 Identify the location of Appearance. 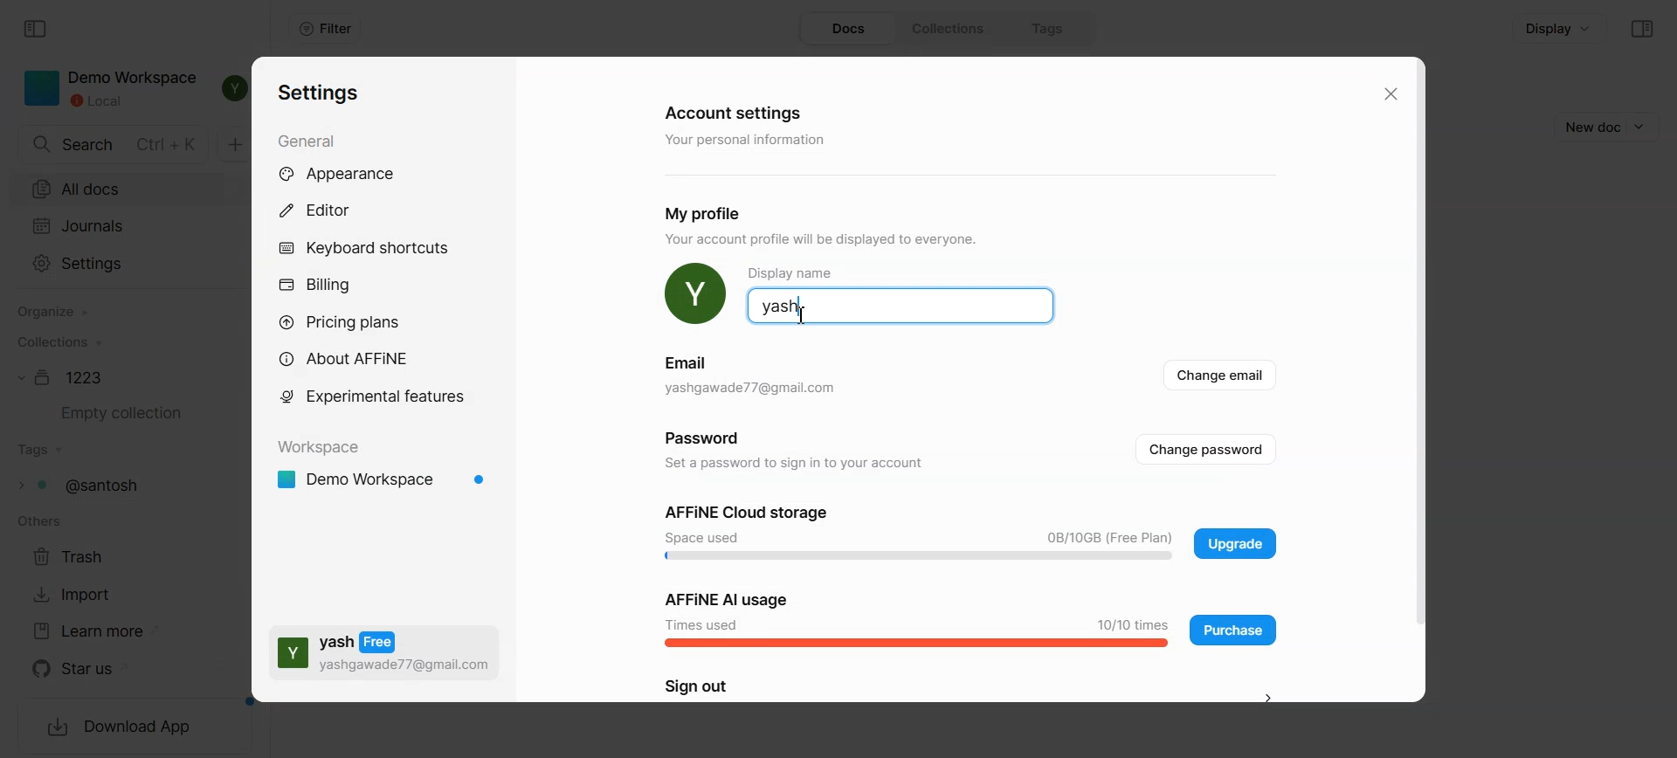
(355, 175).